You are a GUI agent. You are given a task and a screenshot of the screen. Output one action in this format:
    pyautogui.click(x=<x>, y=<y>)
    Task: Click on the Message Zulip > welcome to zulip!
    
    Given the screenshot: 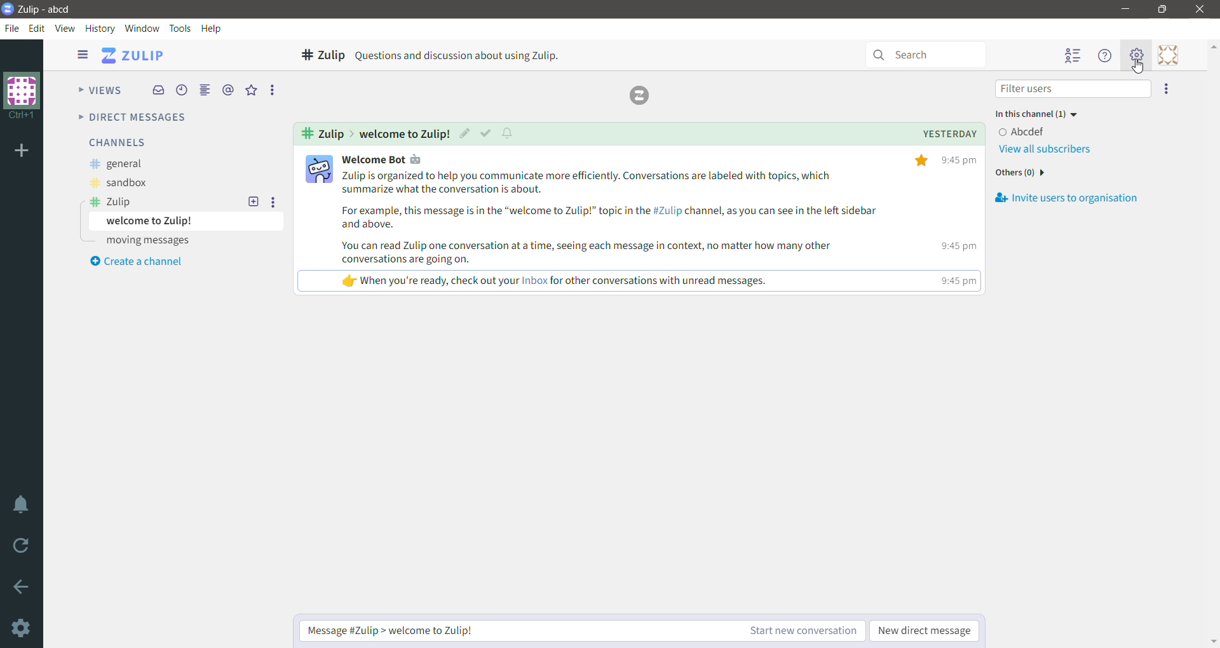 What is the action you would take?
    pyautogui.click(x=518, y=631)
    